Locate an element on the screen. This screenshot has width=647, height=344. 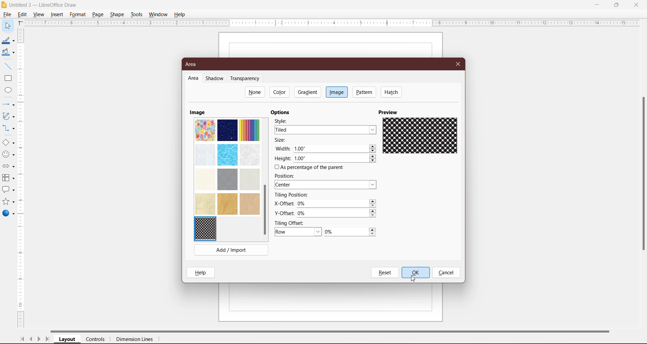
As percentage of the present is located at coordinates (310, 168).